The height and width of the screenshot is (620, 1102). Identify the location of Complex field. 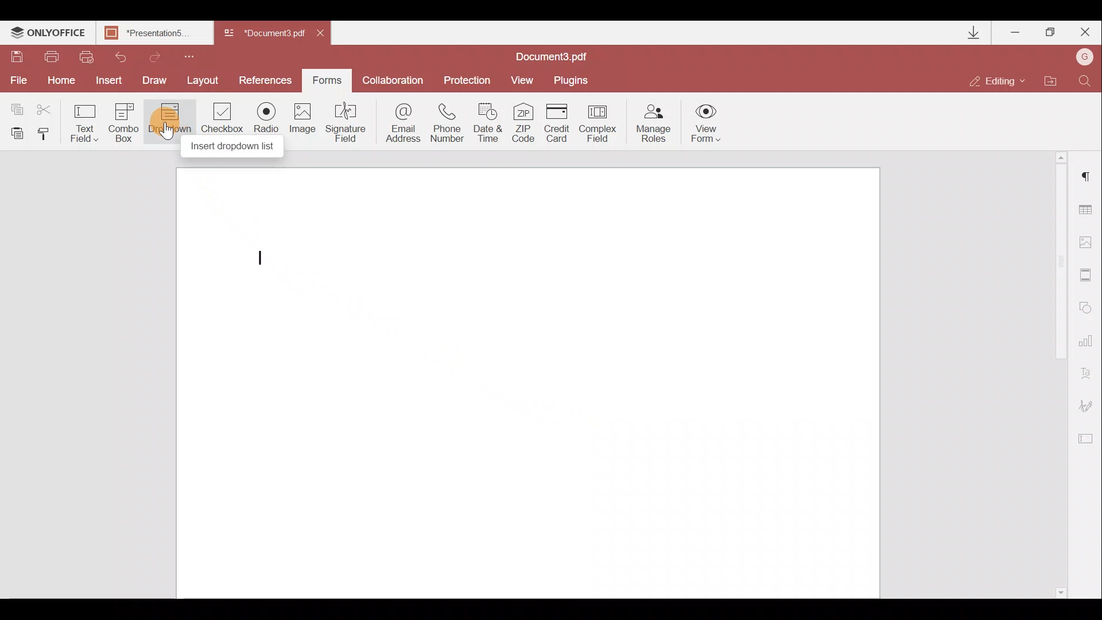
(599, 122).